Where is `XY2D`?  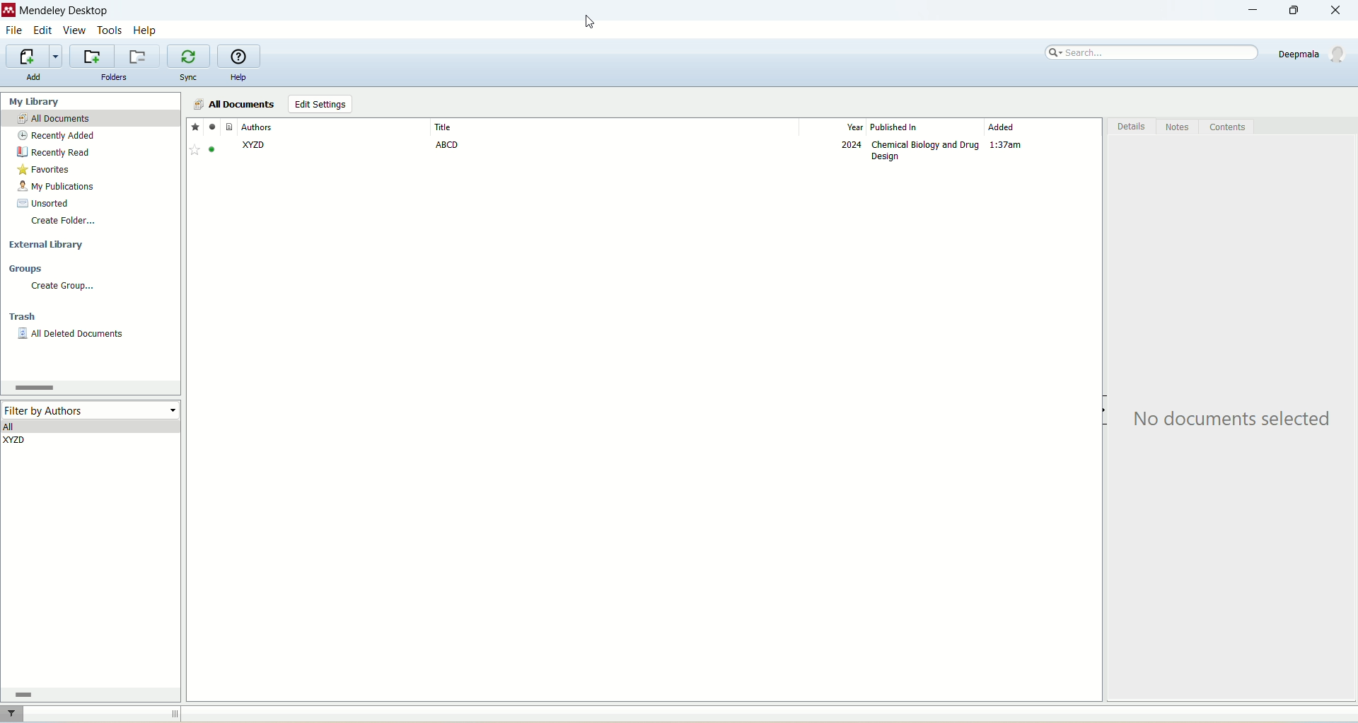 XY2D is located at coordinates (16, 441).